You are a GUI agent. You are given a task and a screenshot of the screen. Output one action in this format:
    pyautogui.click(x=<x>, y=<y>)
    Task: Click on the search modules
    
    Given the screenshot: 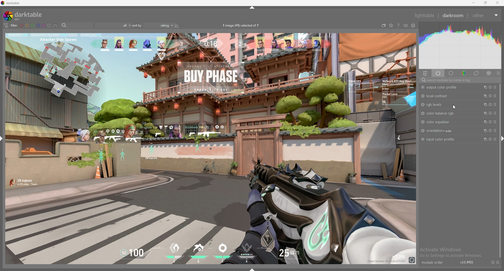 What is the action you would take?
    pyautogui.click(x=460, y=80)
    